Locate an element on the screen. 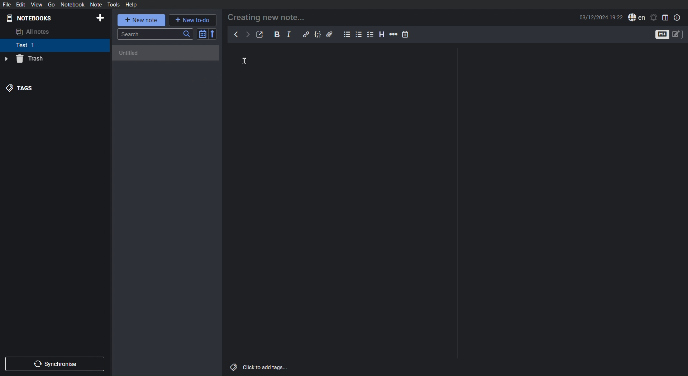  Note is located at coordinates (96, 5).